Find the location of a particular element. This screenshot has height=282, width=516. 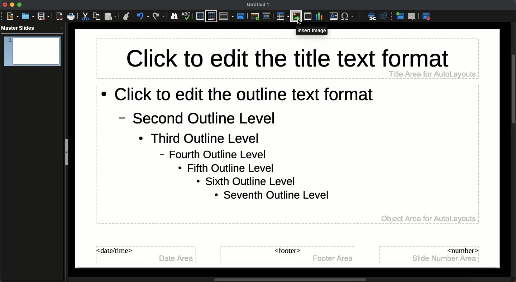

Textbox is located at coordinates (333, 16).